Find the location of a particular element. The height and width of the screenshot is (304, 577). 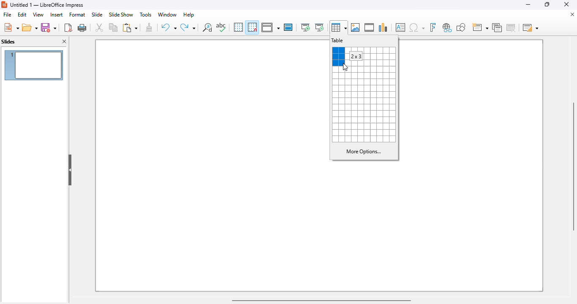

insert image is located at coordinates (356, 27).